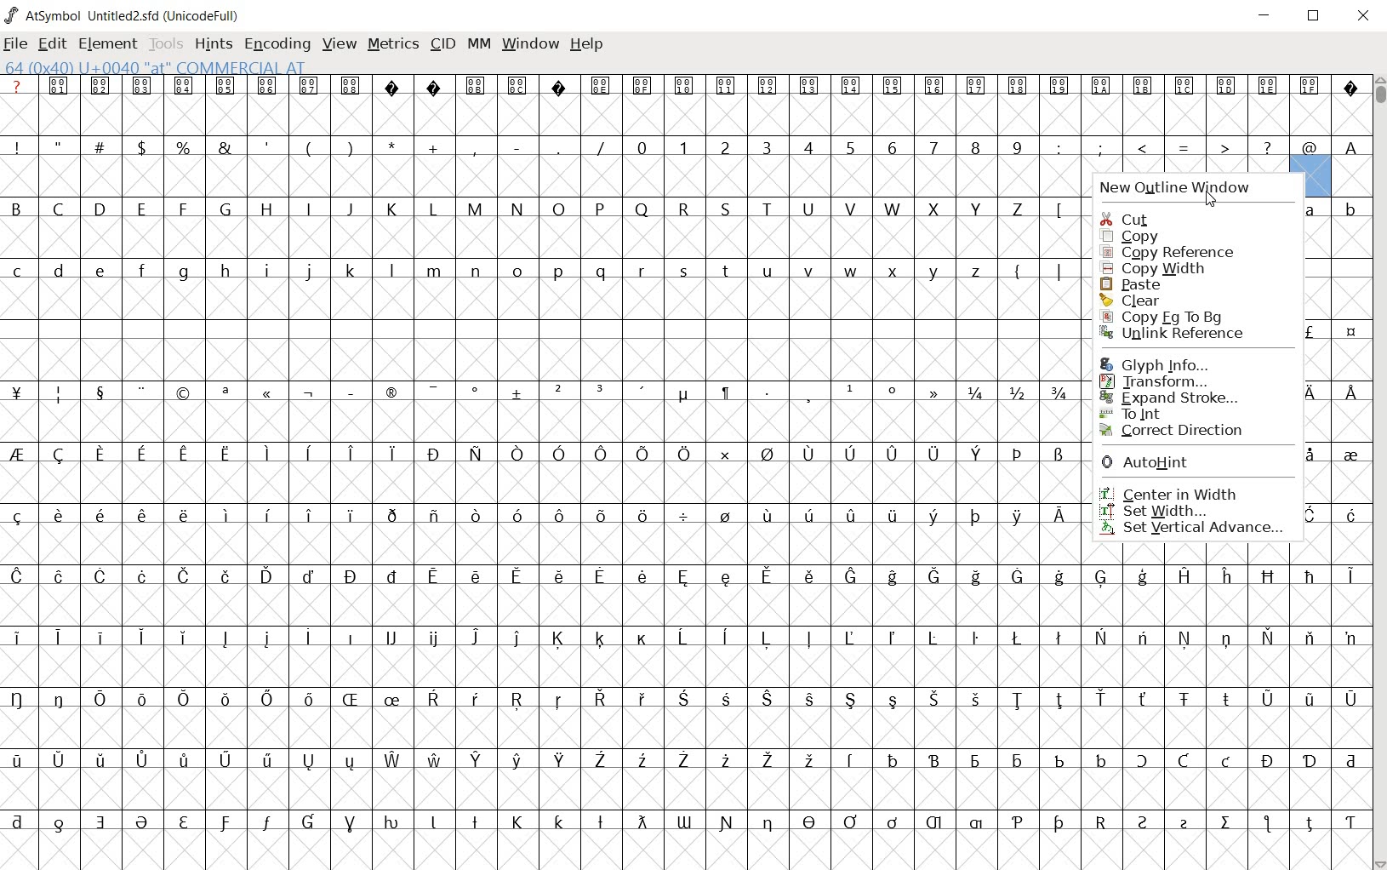 This screenshot has height=870, width=1387. I want to click on ELEMENT, so click(108, 45).